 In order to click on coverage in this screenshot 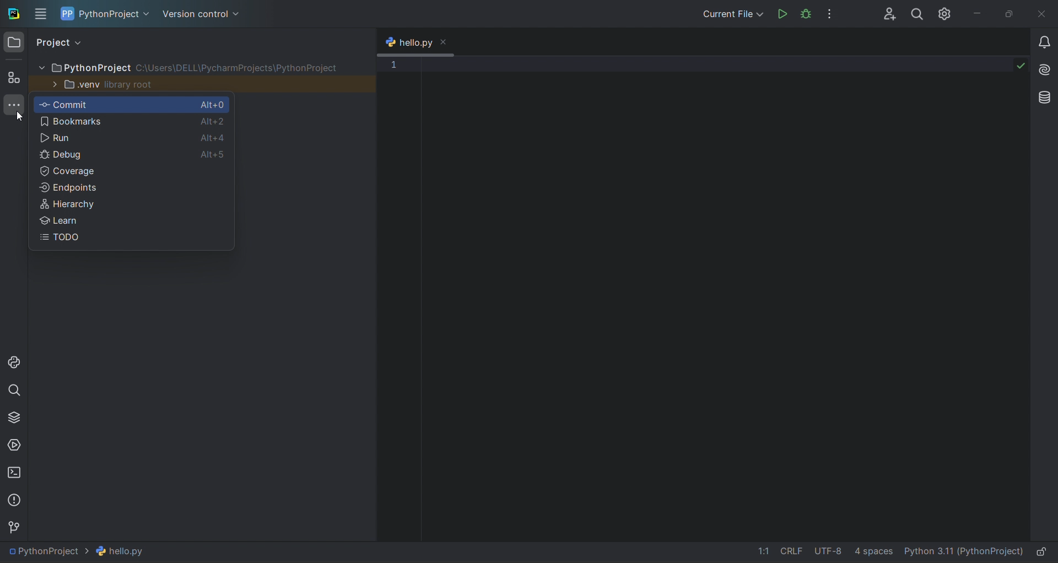, I will do `click(132, 170)`.